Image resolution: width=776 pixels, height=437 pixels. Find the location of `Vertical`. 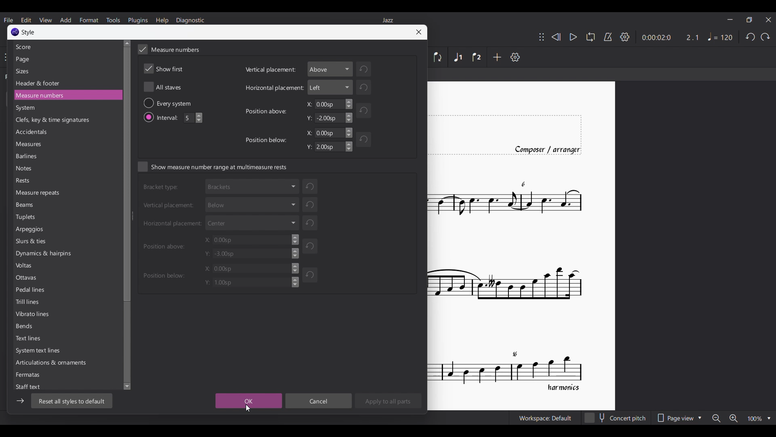

Vertical is located at coordinates (171, 206).